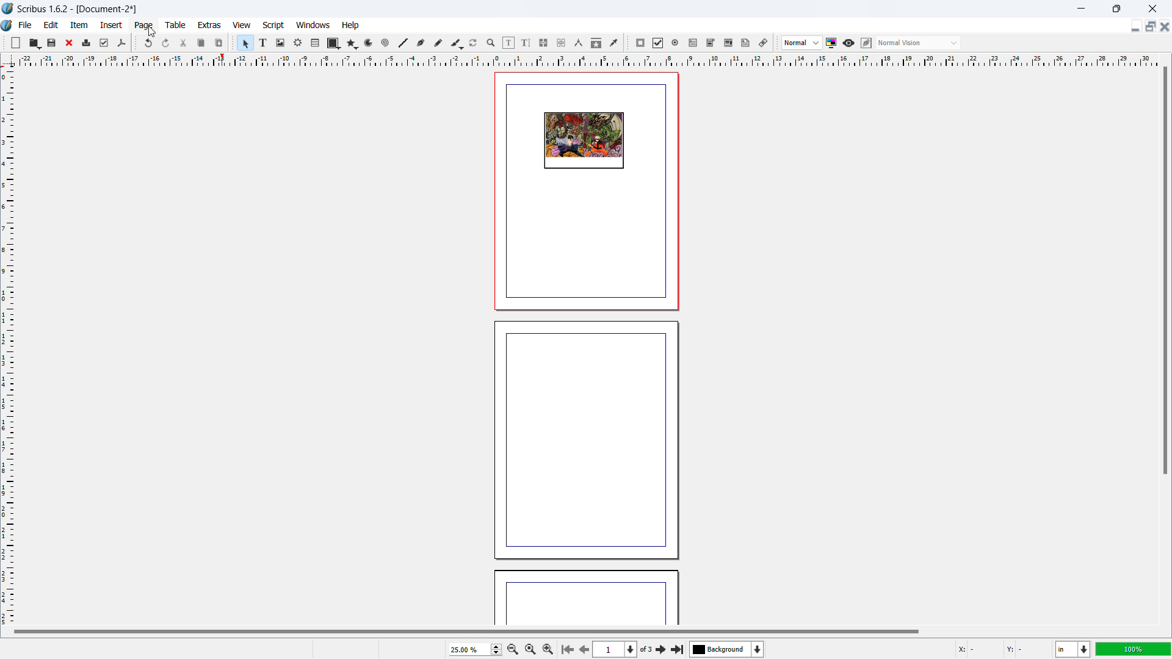 This screenshot has height=659, width=1172. I want to click on zoom level, so click(1134, 649).